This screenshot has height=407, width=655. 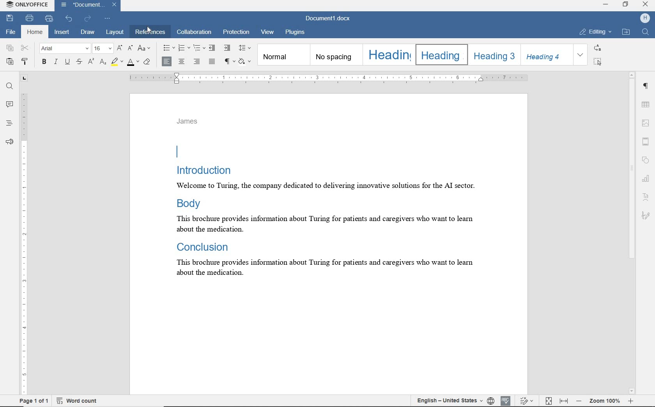 I want to click on clear style, so click(x=148, y=64).